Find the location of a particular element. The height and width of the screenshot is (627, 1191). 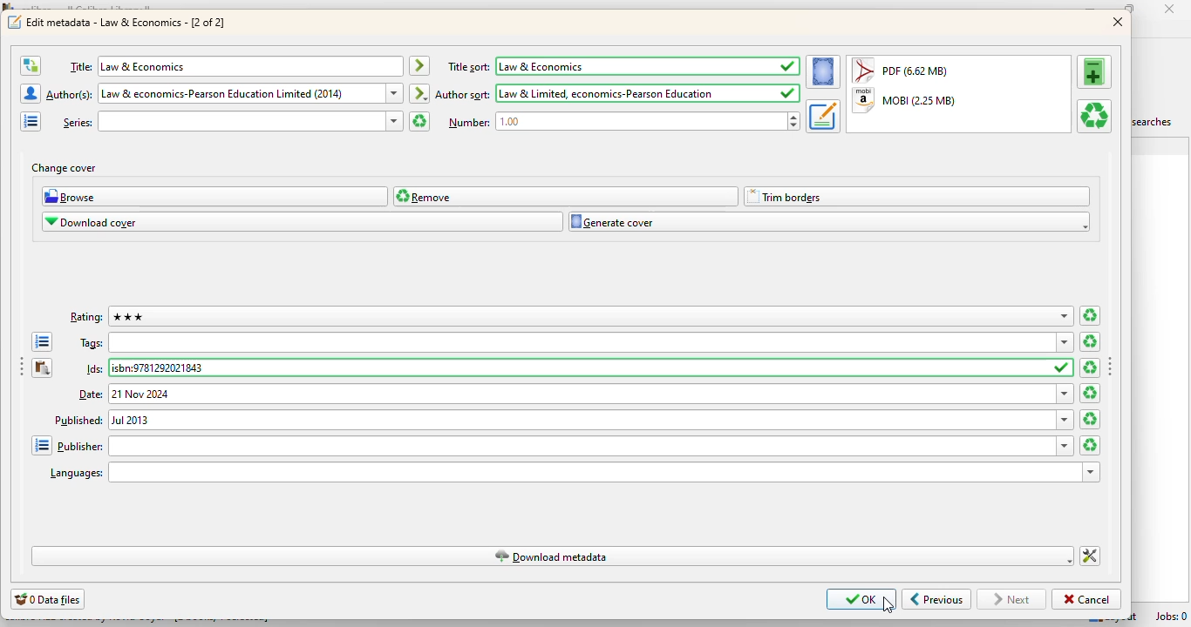

title: law & economics is located at coordinates (232, 66).